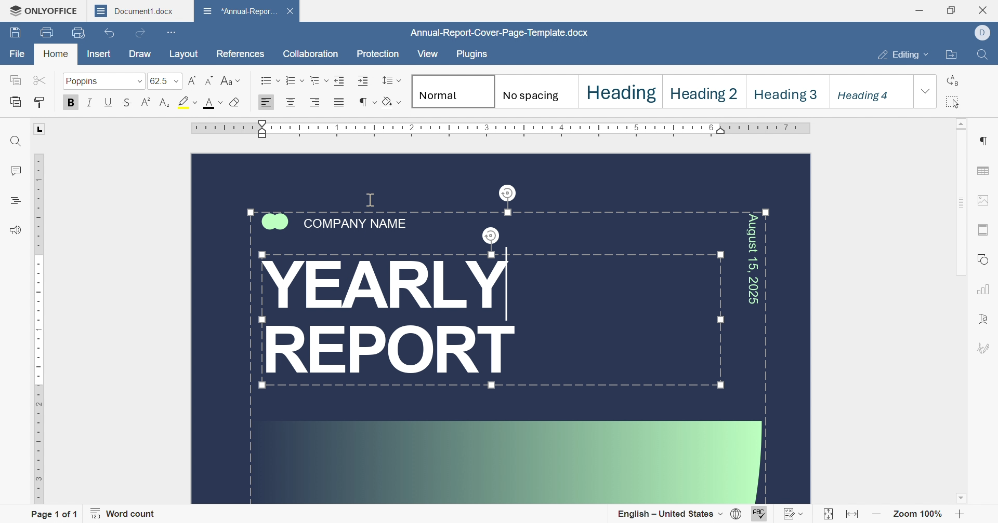 This screenshot has width=998, height=523. Describe the element at coordinates (986, 259) in the screenshot. I see `shape settings` at that location.